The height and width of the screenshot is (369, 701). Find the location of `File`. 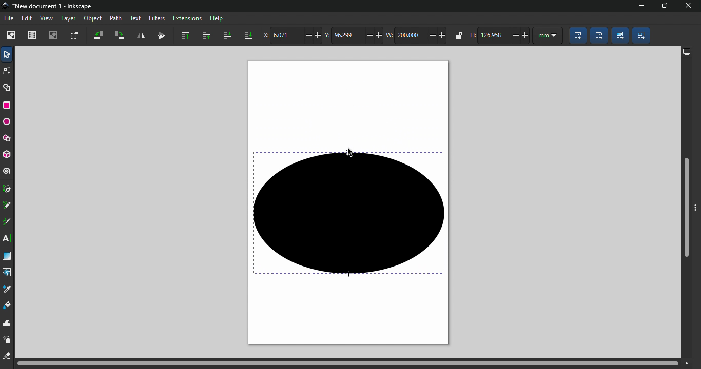

File is located at coordinates (9, 19).